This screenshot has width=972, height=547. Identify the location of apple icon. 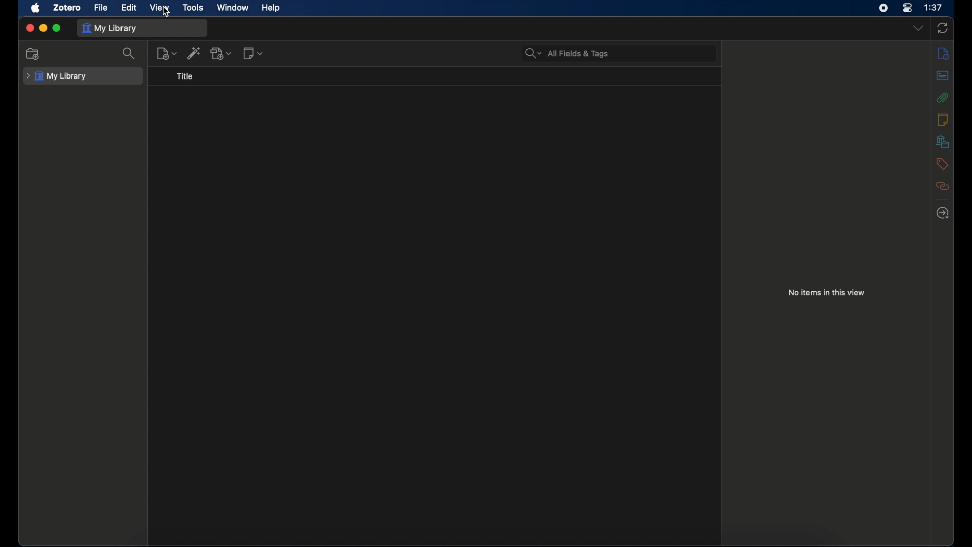
(36, 8).